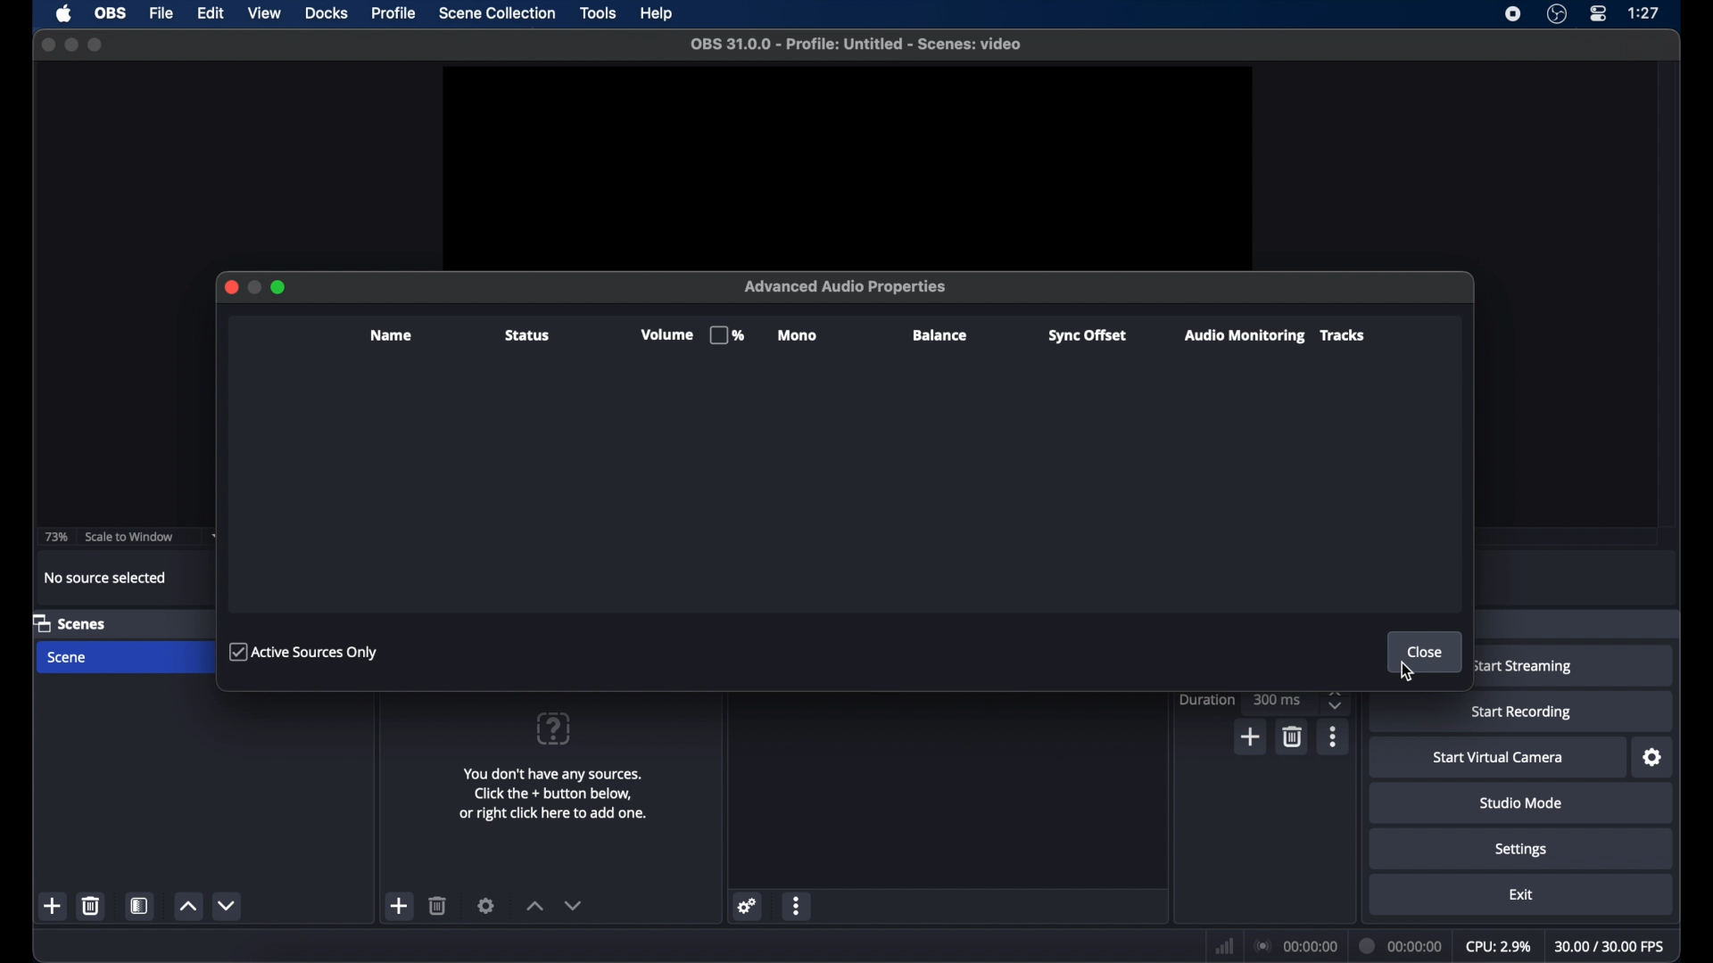 The width and height of the screenshot is (1713, 963). What do you see at coordinates (658, 13) in the screenshot?
I see `help` at bounding box center [658, 13].